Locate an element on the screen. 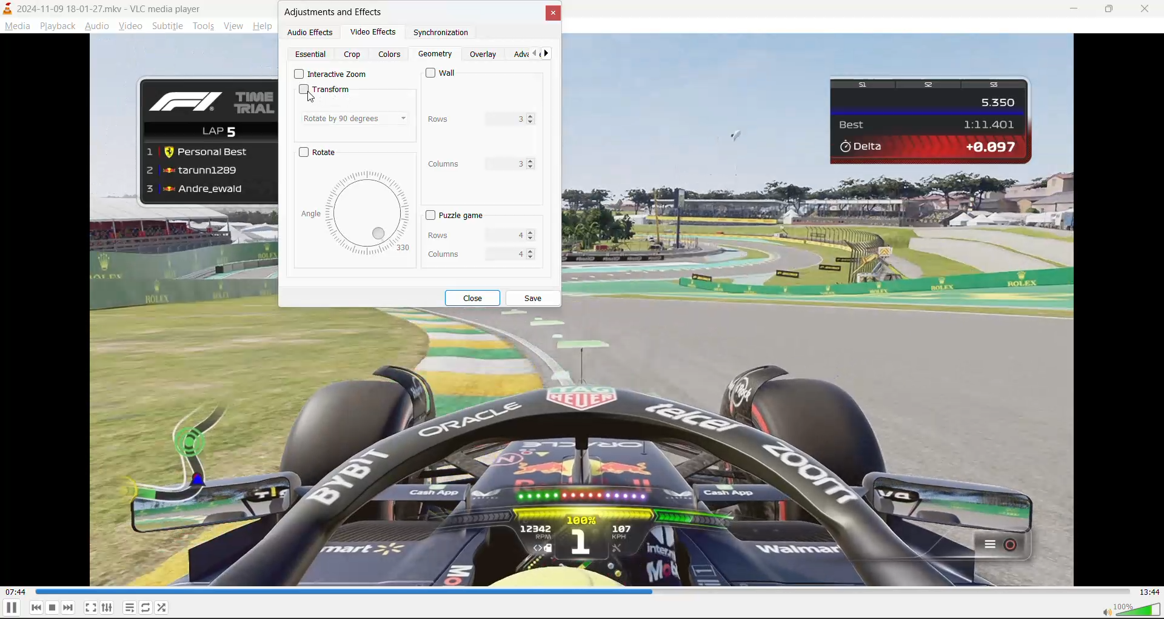 The height and width of the screenshot is (619, 1164). audio is located at coordinates (98, 25).